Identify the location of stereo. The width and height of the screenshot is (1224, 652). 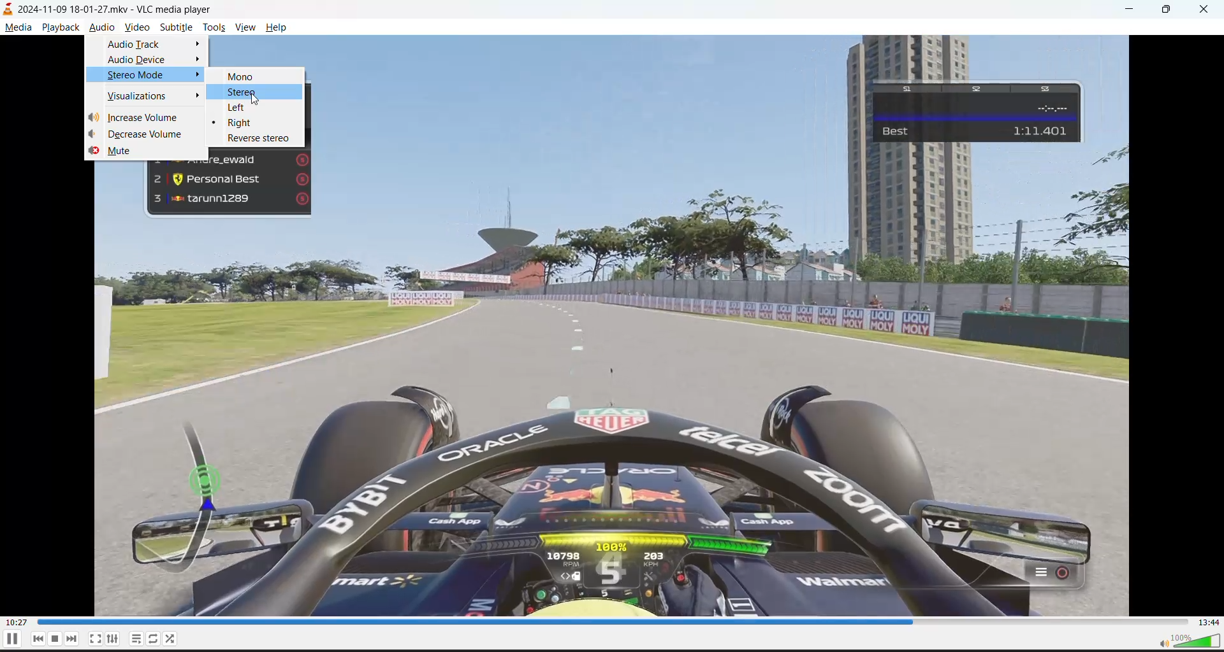
(245, 93).